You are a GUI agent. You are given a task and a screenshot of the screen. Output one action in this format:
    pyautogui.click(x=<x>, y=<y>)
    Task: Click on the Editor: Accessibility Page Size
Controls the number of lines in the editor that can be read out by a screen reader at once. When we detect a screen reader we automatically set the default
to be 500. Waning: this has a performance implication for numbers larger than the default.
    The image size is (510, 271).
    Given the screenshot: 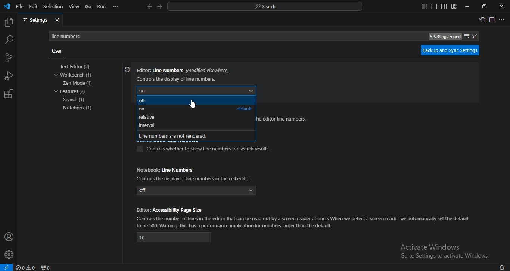 What is the action you would take?
    pyautogui.click(x=304, y=217)
    